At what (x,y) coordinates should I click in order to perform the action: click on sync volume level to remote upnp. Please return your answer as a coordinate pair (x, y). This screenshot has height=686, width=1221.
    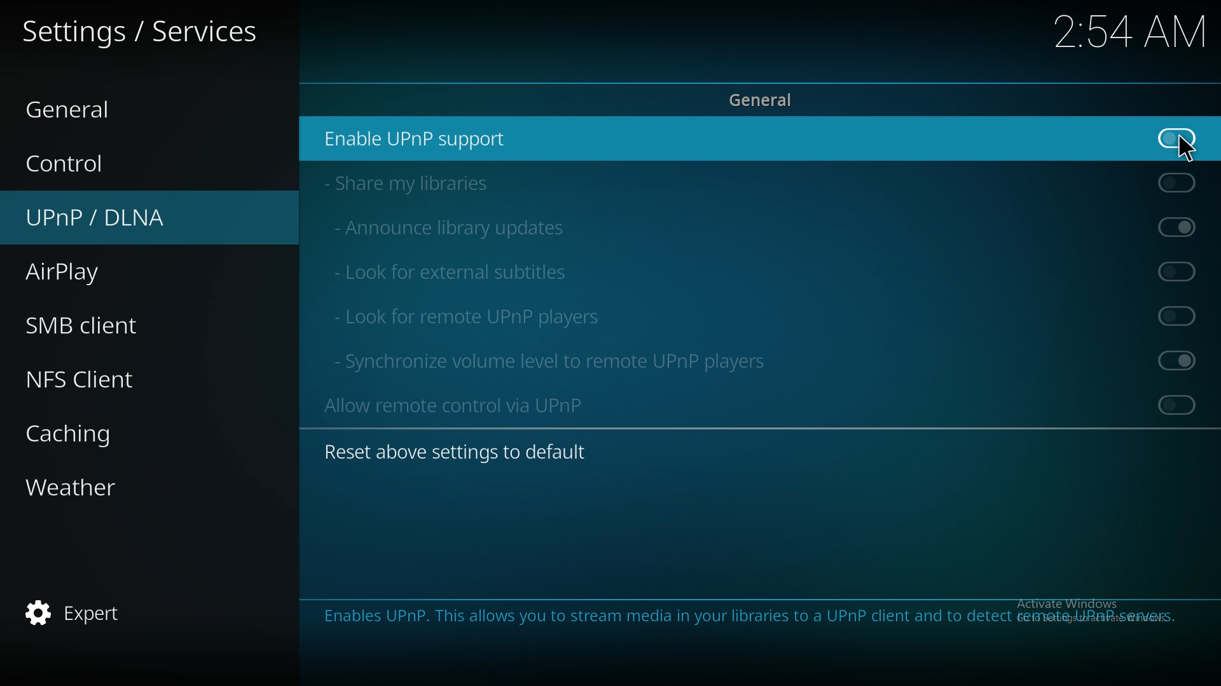
    Looking at the image, I should click on (565, 360).